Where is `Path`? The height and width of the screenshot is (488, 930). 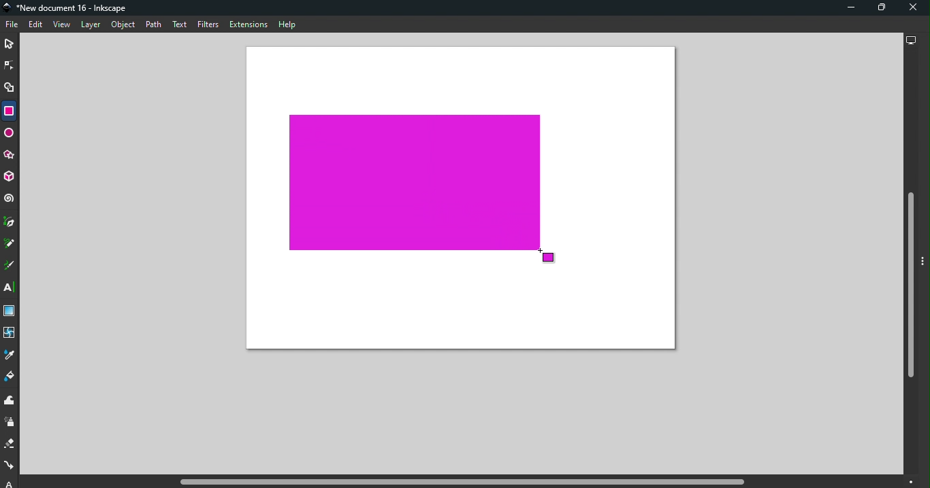 Path is located at coordinates (153, 26).